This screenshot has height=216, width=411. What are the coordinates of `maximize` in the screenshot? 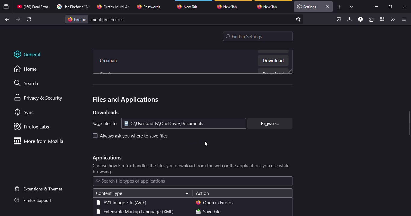 It's located at (390, 7).